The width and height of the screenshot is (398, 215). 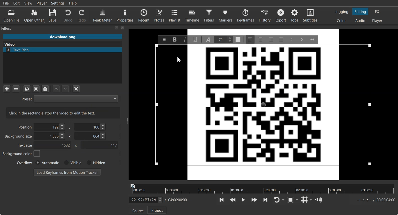 I want to click on Help, so click(x=73, y=3).